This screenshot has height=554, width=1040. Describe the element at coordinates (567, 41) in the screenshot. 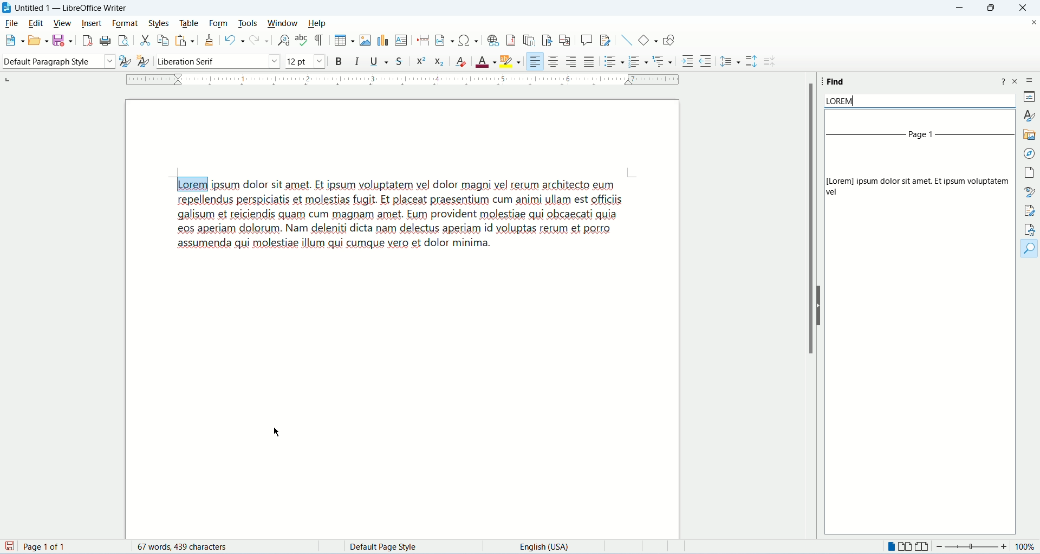

I see `insert cross-referencing` at that location.